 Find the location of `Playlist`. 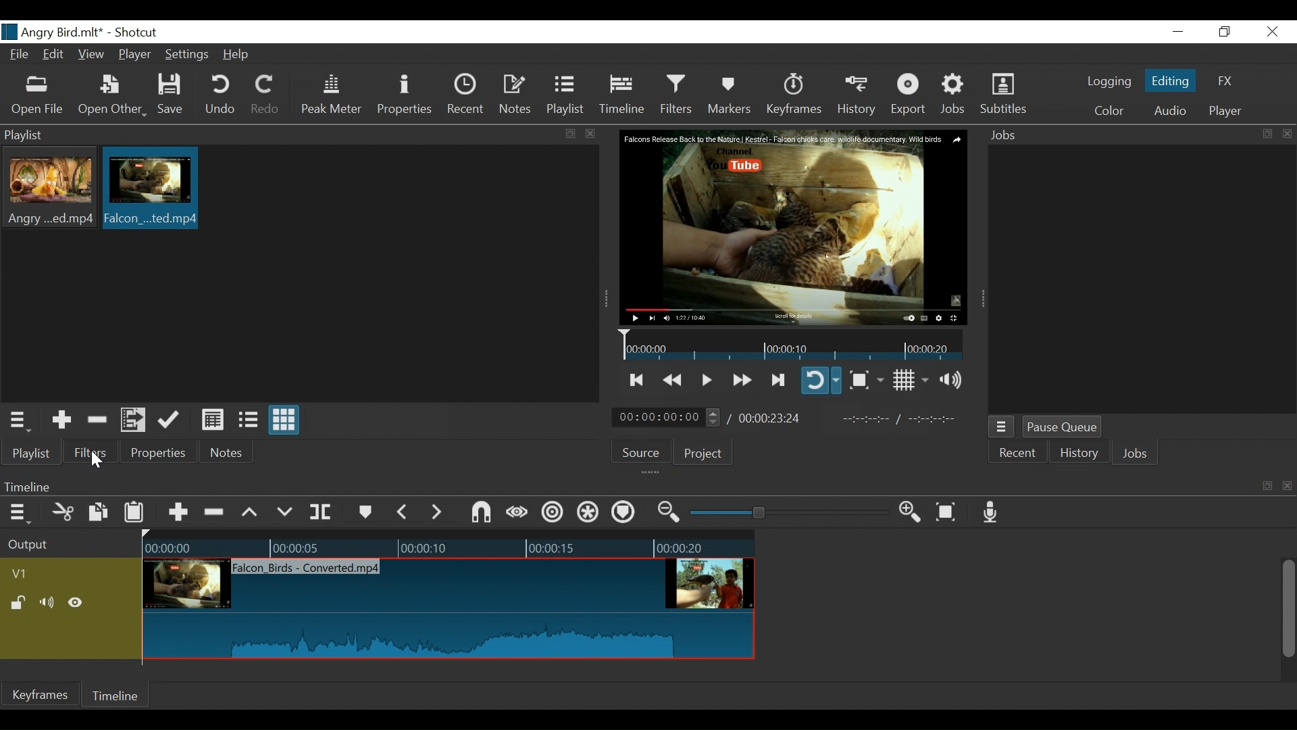

Playlist is located at coordinates (565, 95).